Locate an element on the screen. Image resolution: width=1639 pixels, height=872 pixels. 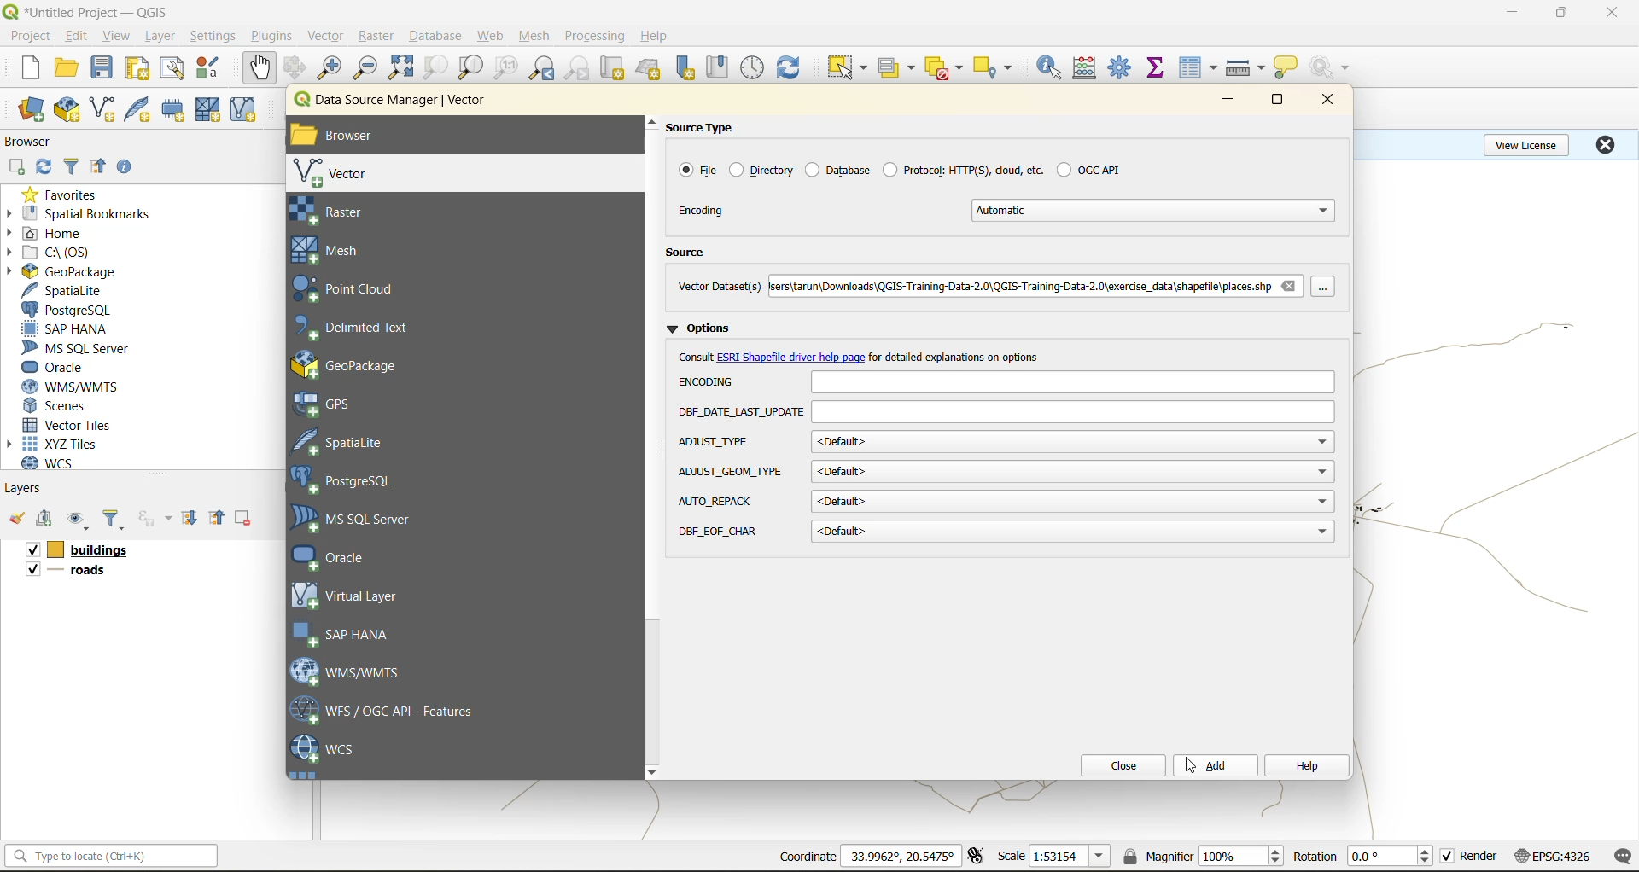
adjust type is located at coordinates (716, 443).